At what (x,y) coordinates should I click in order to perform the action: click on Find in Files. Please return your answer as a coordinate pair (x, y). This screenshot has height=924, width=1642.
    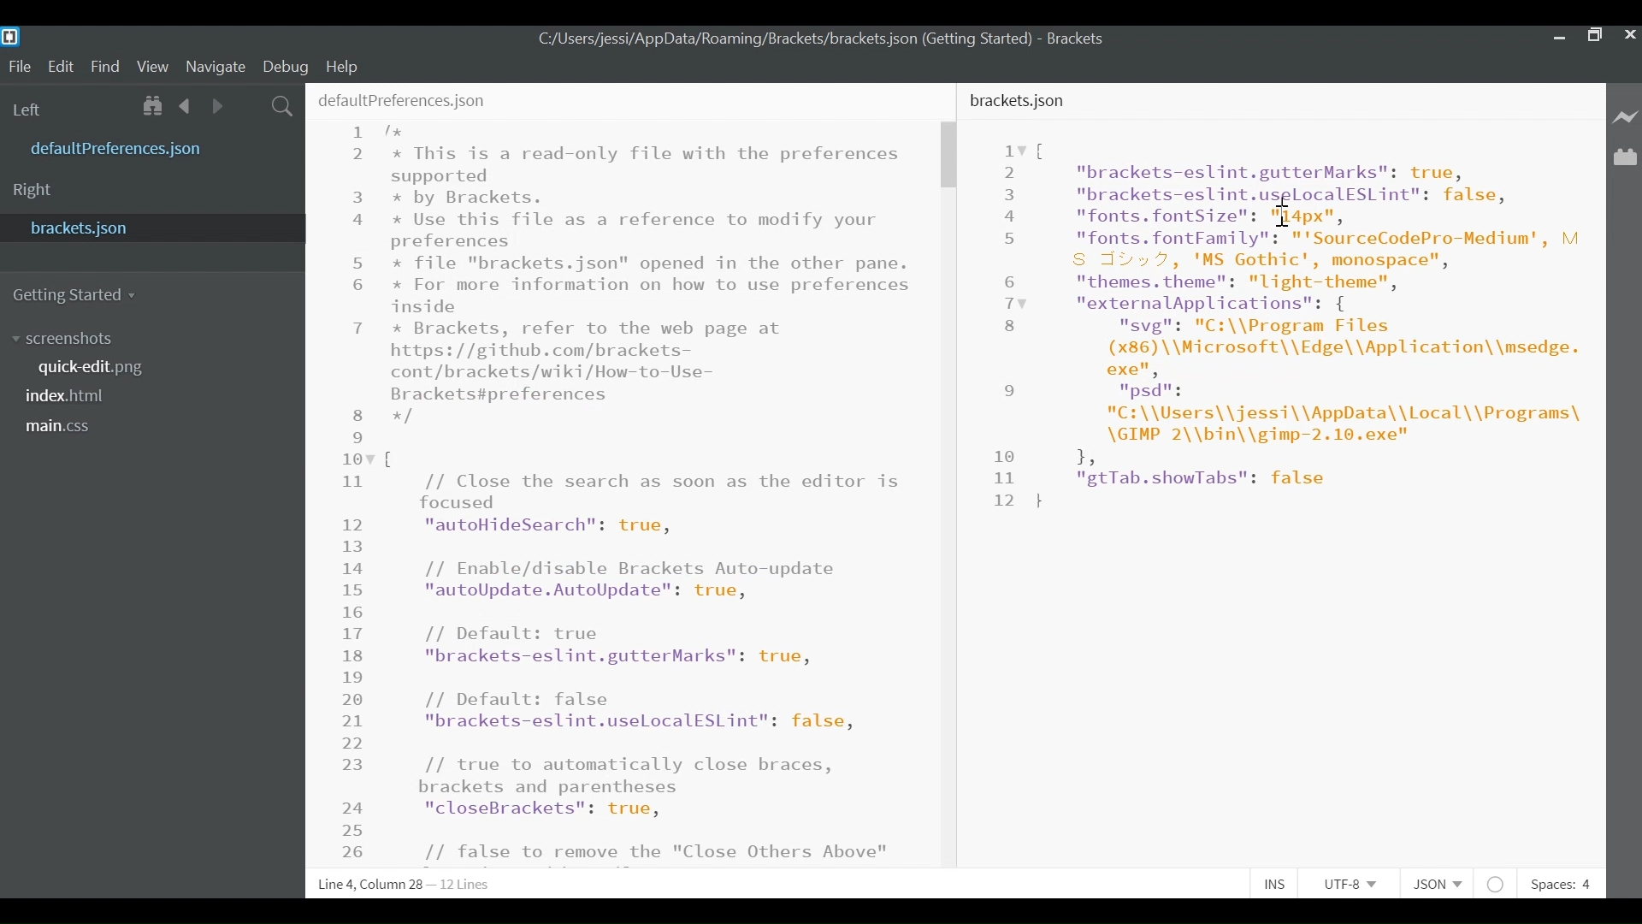
    Looking at the image, I should click on (284, 108).